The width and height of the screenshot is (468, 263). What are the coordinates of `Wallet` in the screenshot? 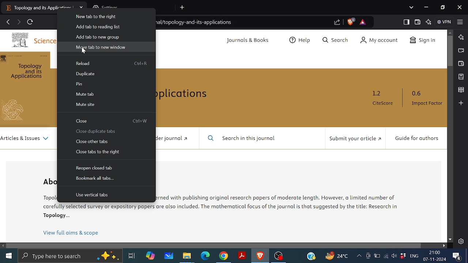 It's located at (417, 22).